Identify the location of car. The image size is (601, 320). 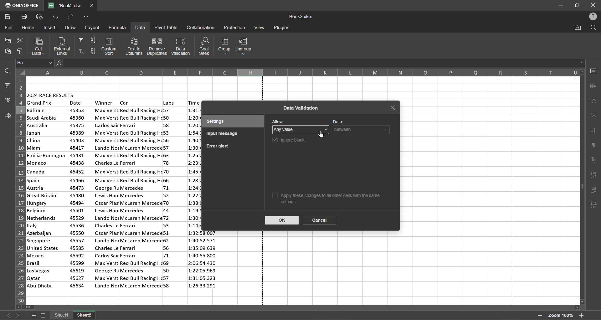
(141, 198).